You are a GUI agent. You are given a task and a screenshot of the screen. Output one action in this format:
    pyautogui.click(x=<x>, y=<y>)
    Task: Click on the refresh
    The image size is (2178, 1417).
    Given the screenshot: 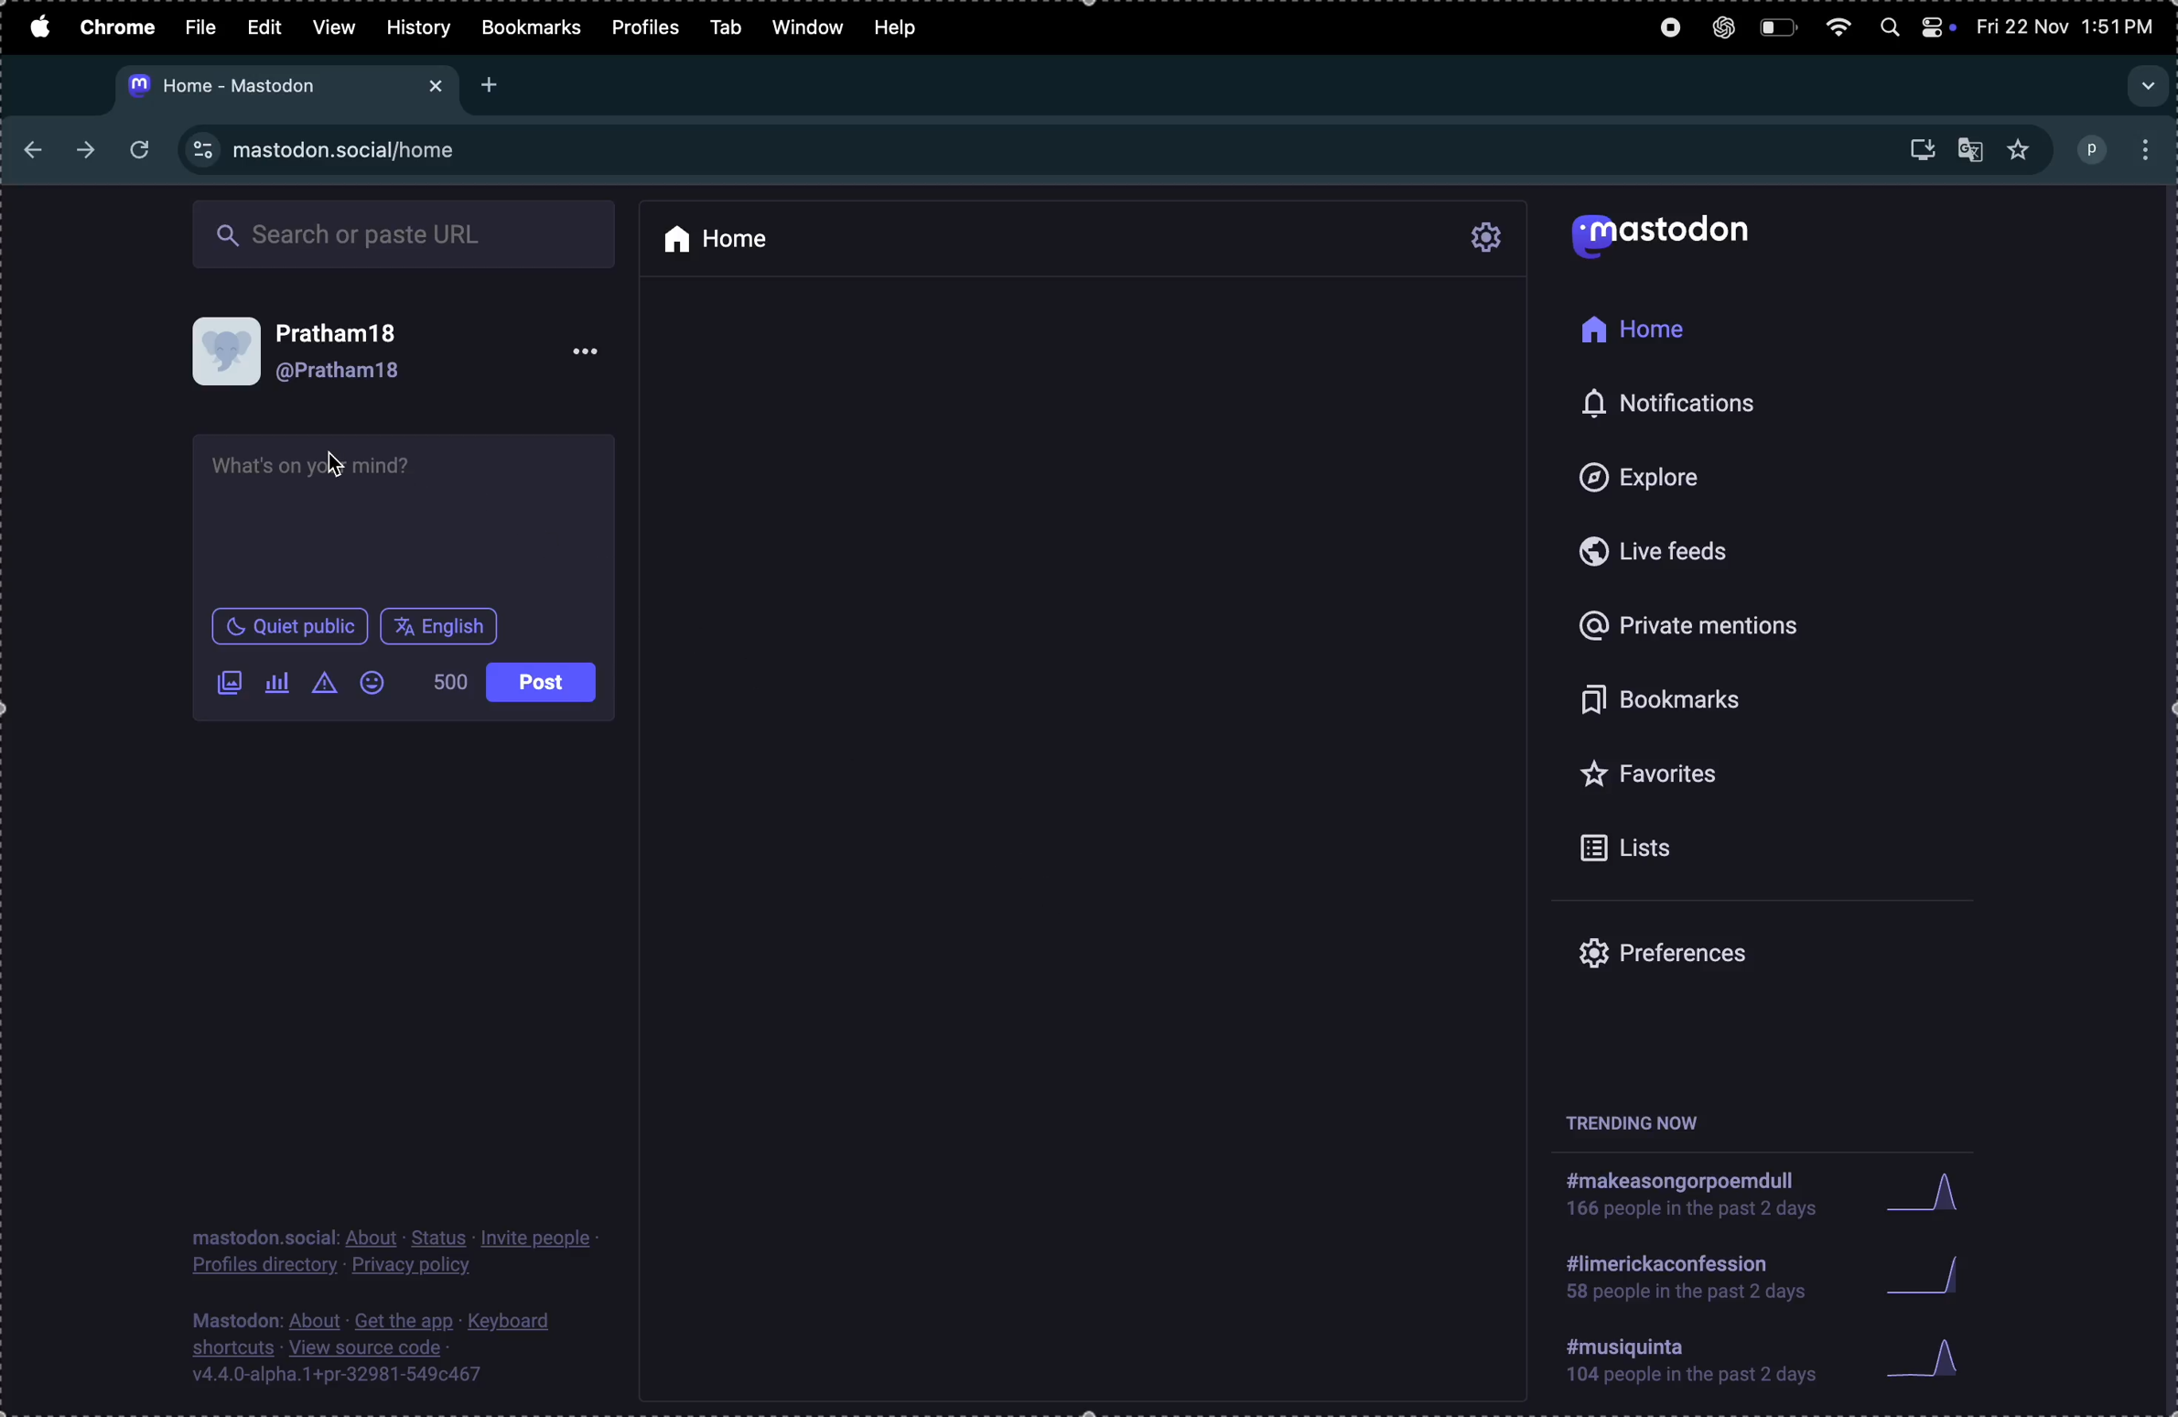 What is the action you would take?
    pyautogui.click(x=146, y=154)
    